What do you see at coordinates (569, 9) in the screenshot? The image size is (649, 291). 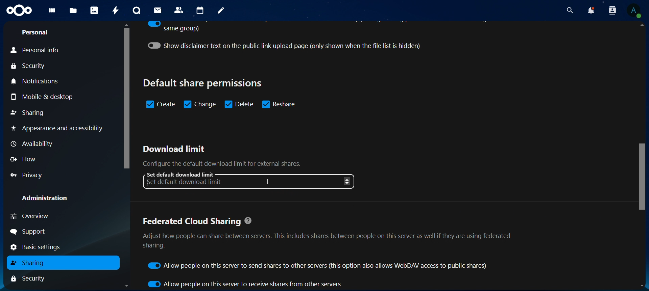 I see `search` at bounding box center [569, 9].